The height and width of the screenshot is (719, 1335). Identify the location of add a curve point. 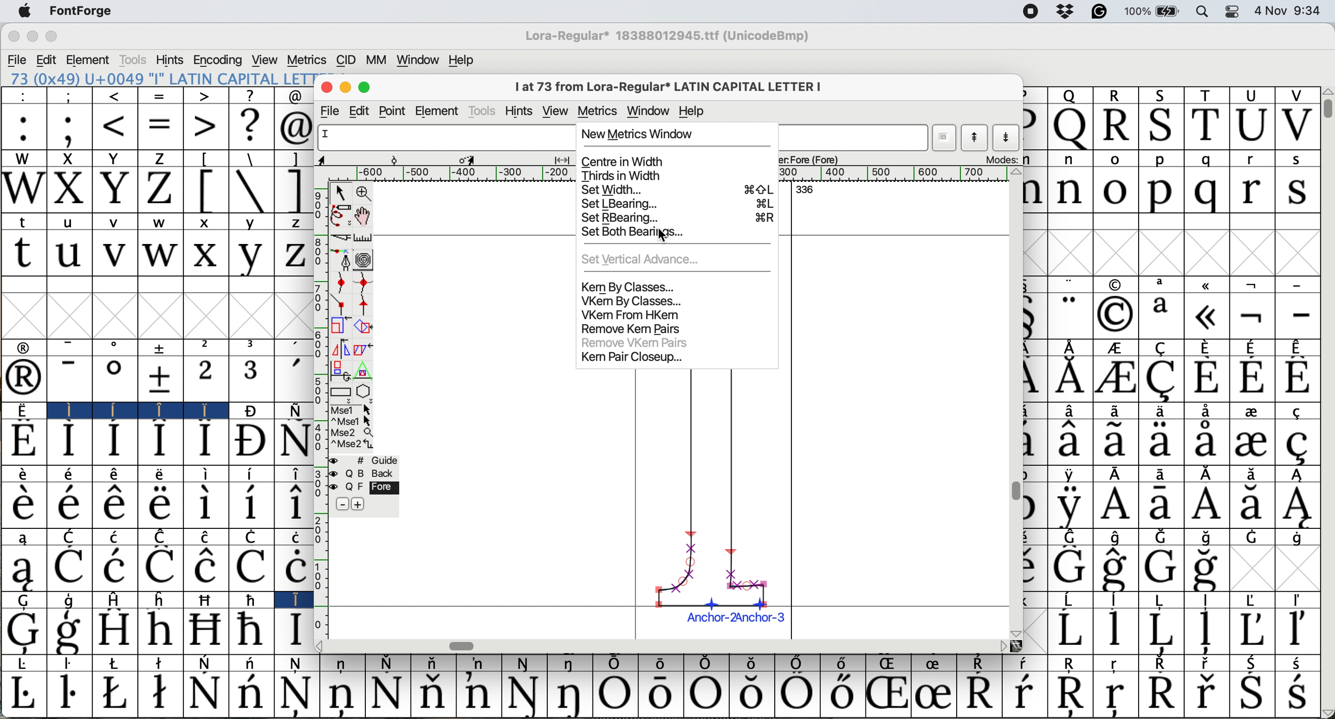
(340, 284).